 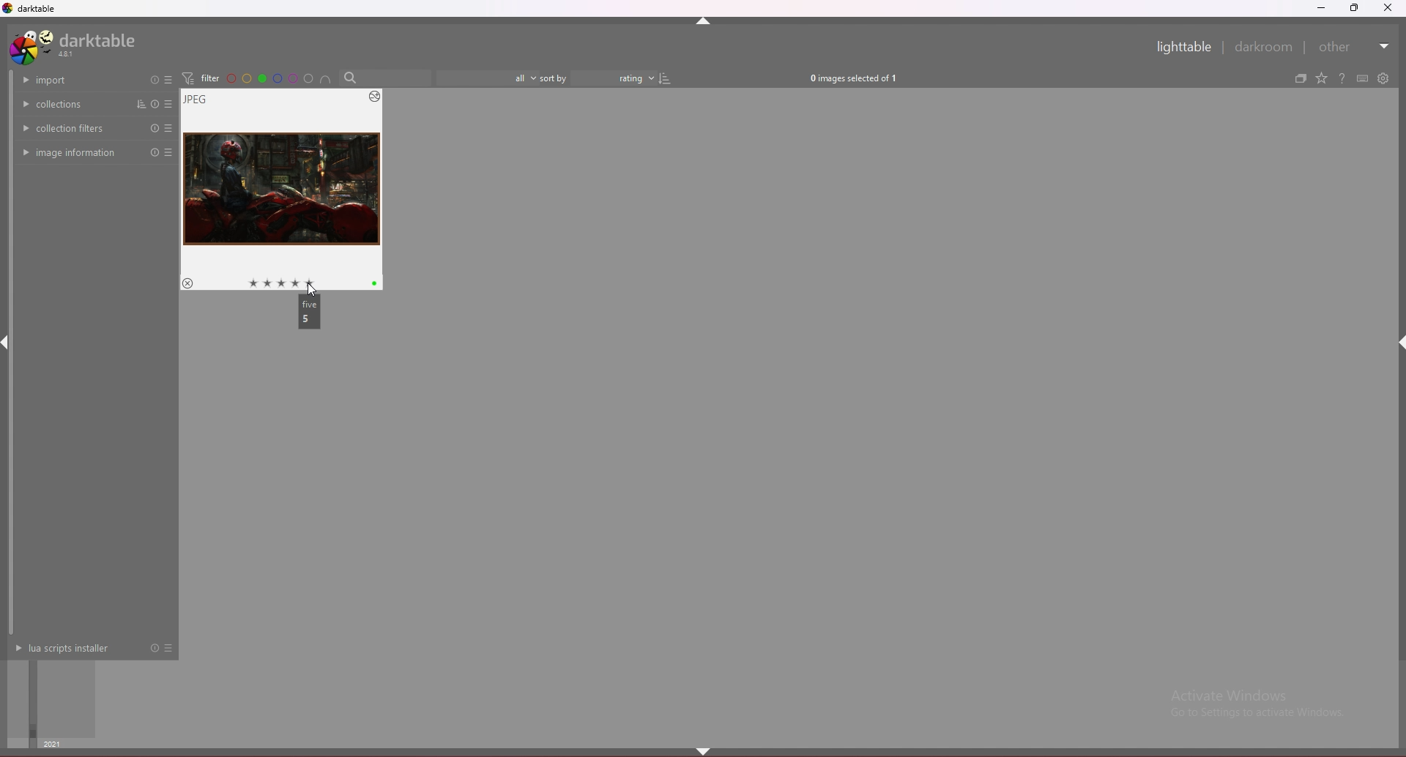 What do you see at coordinates (66, 649) in the screenshot?
I see `lua scripts installer` at bounding box center [66, 649].